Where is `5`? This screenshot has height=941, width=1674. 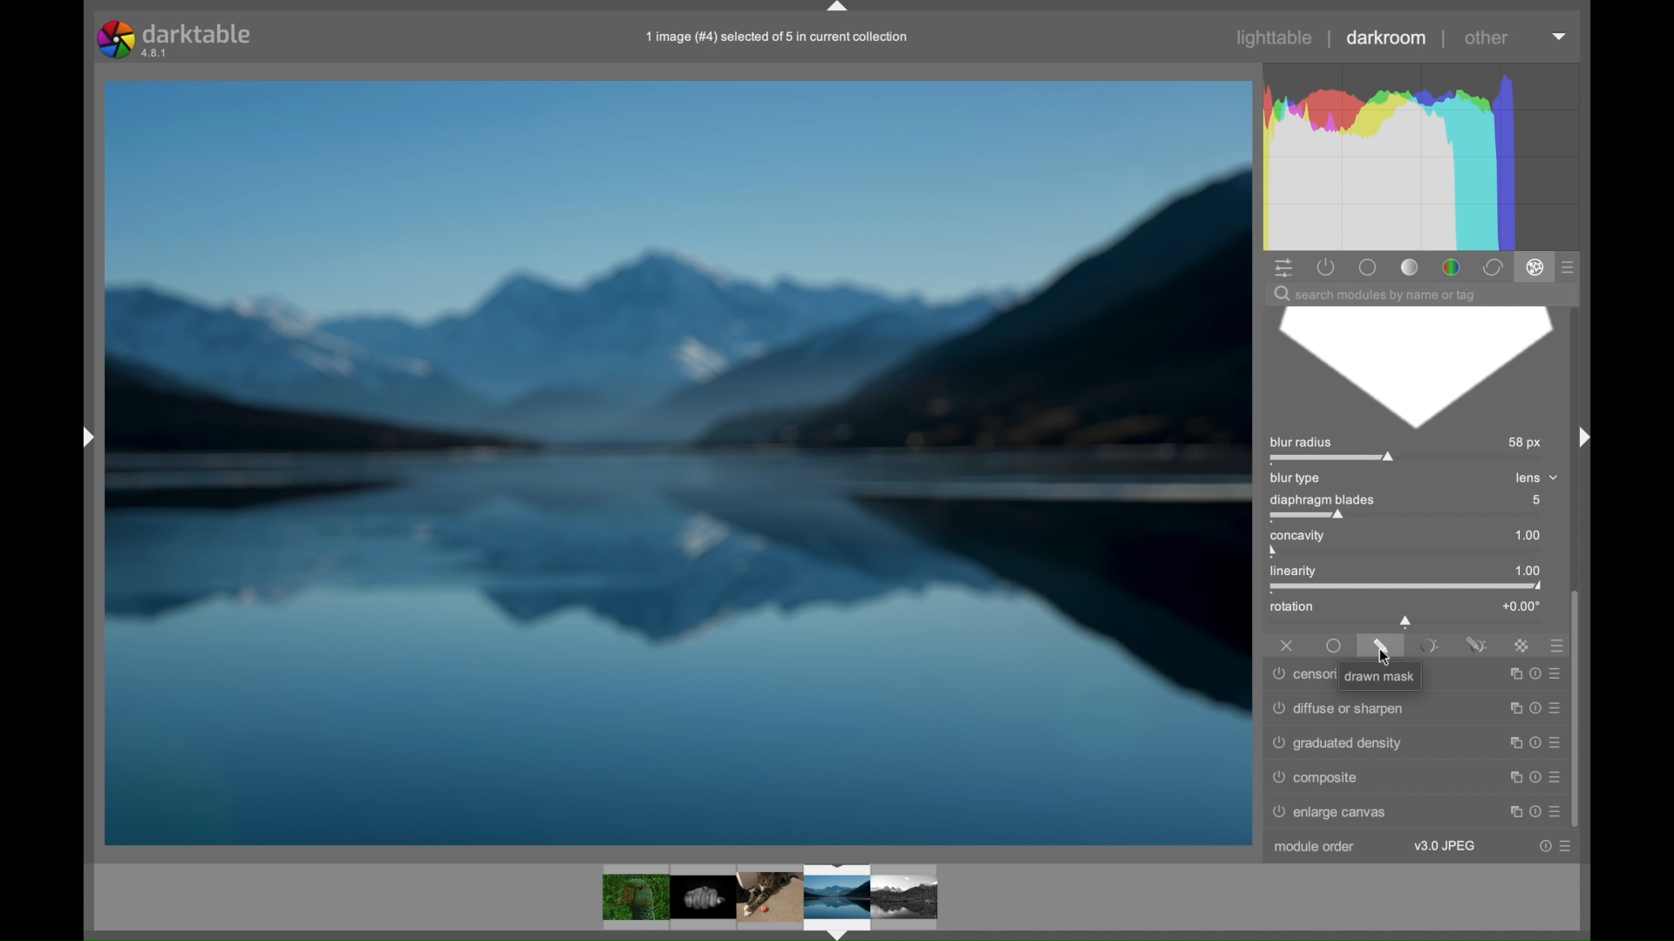 5 is located at coordinates (1542, 500).